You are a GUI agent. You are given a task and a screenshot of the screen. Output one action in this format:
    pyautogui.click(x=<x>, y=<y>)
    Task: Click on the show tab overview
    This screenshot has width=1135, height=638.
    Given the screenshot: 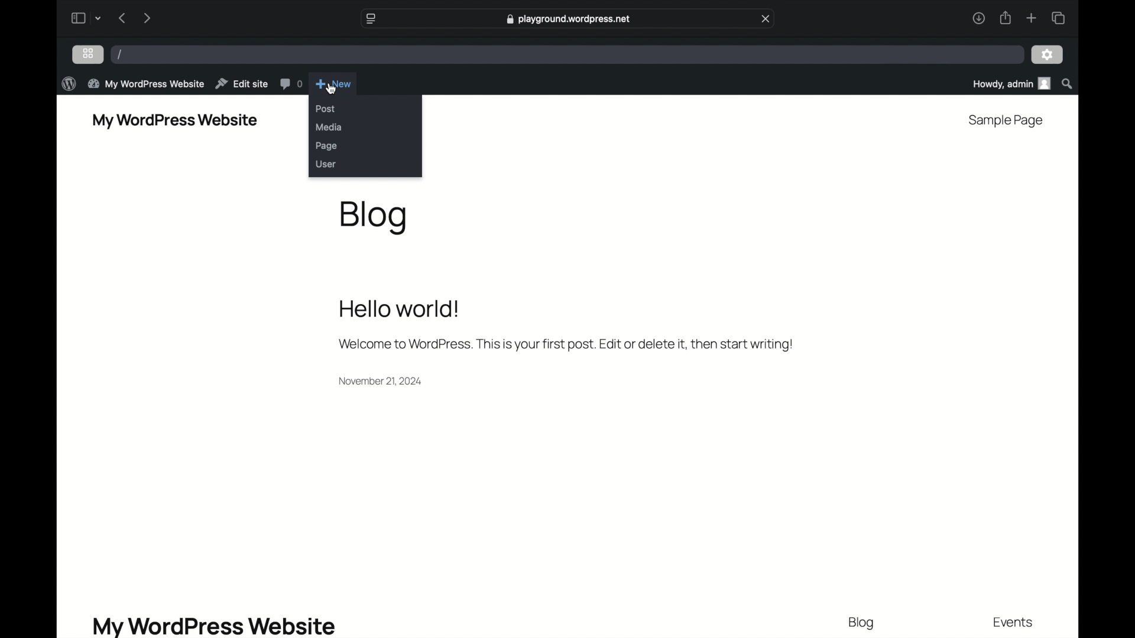 What is the action you would take?
    pyautogui.click(x=1059, y=18)
    